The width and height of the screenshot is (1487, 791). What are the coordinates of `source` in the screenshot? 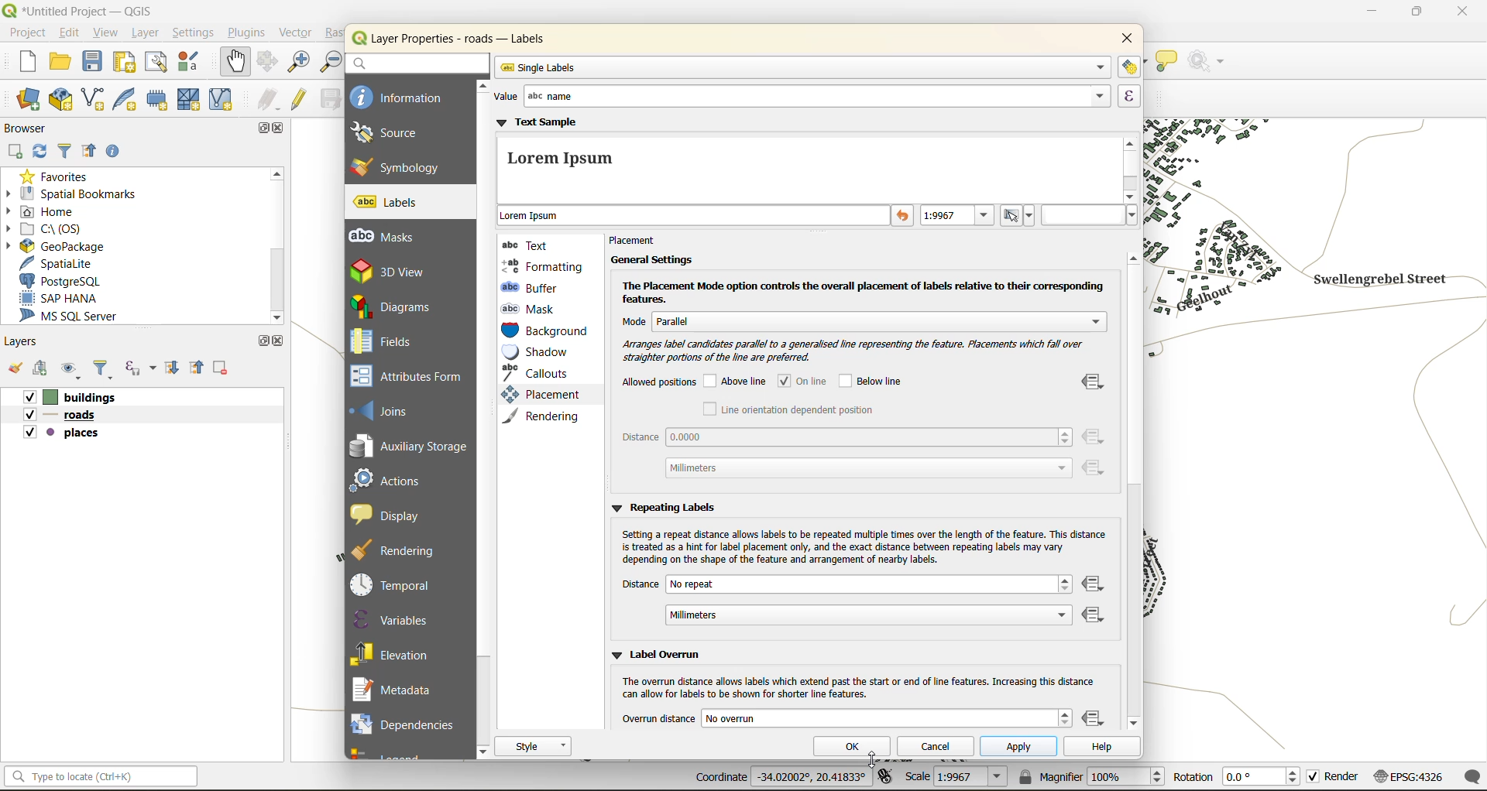 It's located at (395, 133).